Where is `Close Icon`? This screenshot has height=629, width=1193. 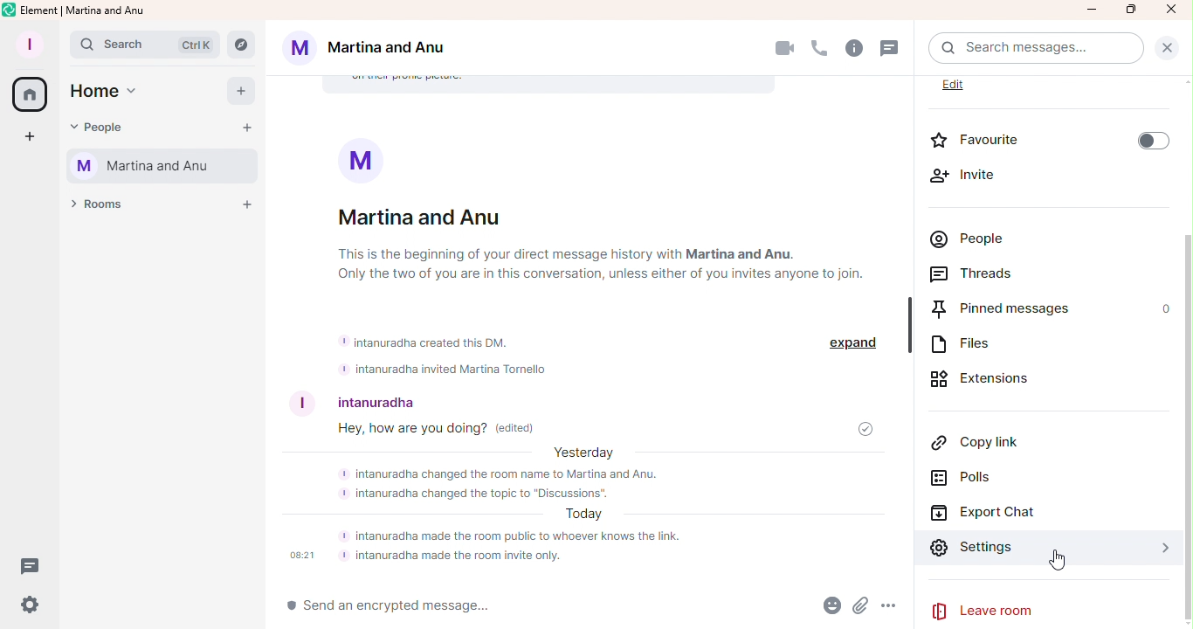
Close Icon is located at coordinates (1172, 10).